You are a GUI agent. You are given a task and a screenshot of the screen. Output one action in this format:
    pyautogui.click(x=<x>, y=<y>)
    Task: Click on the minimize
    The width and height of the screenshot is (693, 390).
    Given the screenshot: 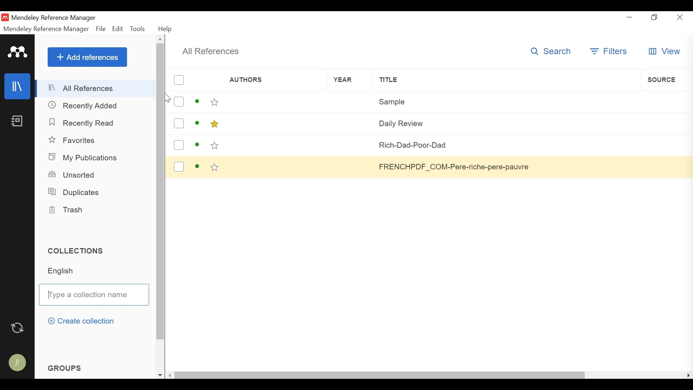 What is the action you would take?
    pyautogui.click(x=631, y=17)
    